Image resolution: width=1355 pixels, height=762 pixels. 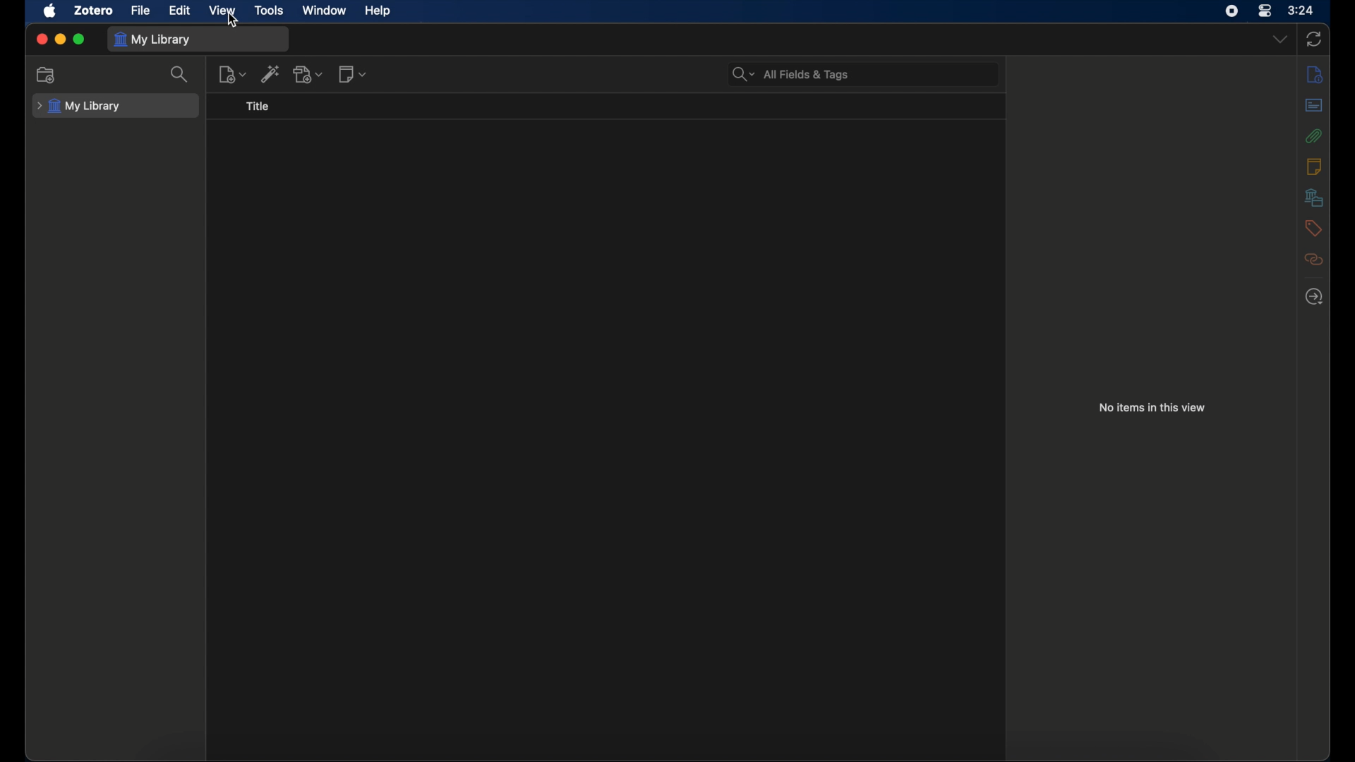 What do you see at coordinates (1311, 227) in the screenshot?
I see `tags` at bounding box center [1311, 227].